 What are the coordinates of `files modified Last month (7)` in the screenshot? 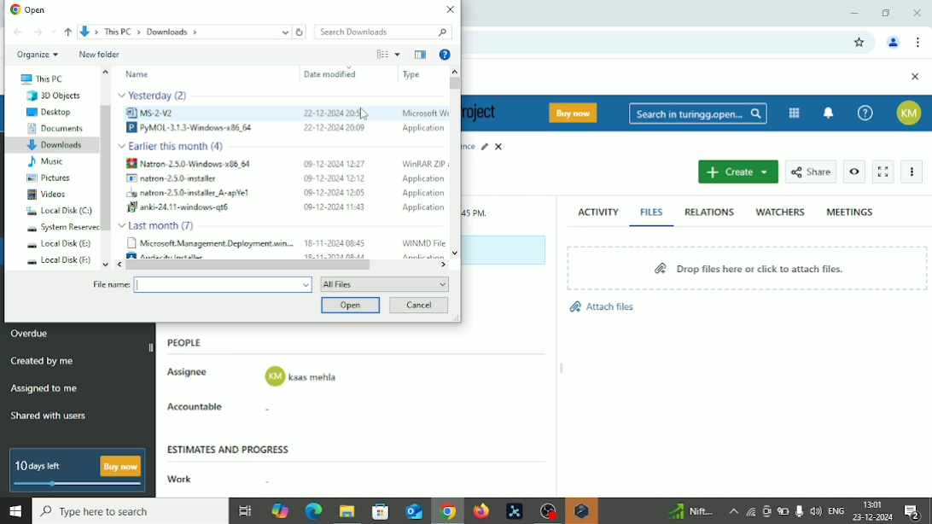 It's located at (160, 225).